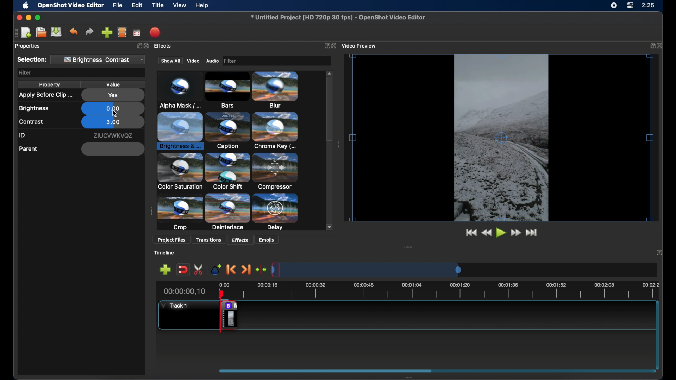 The image size is (676, 380). What do you see at coordinates (56, 32) in the screenshot?
I see `save project files` at bounding box center [56, 32].